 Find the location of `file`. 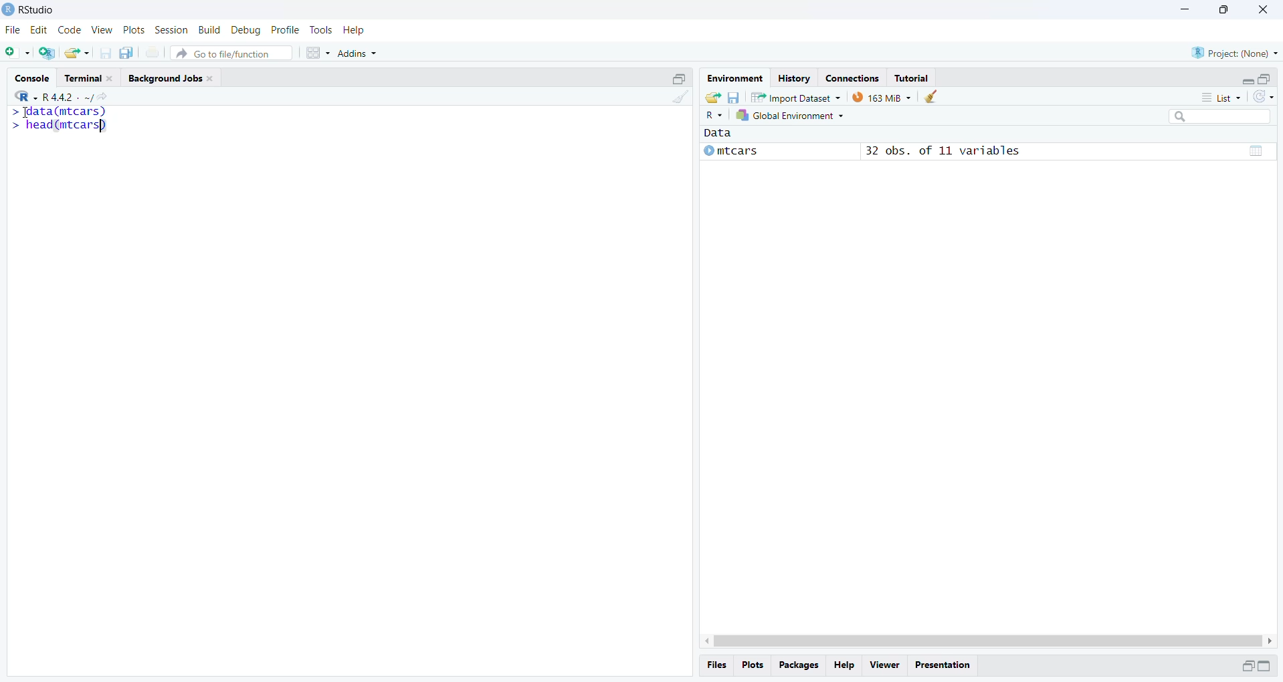

file is located at coordinates (14, 30).